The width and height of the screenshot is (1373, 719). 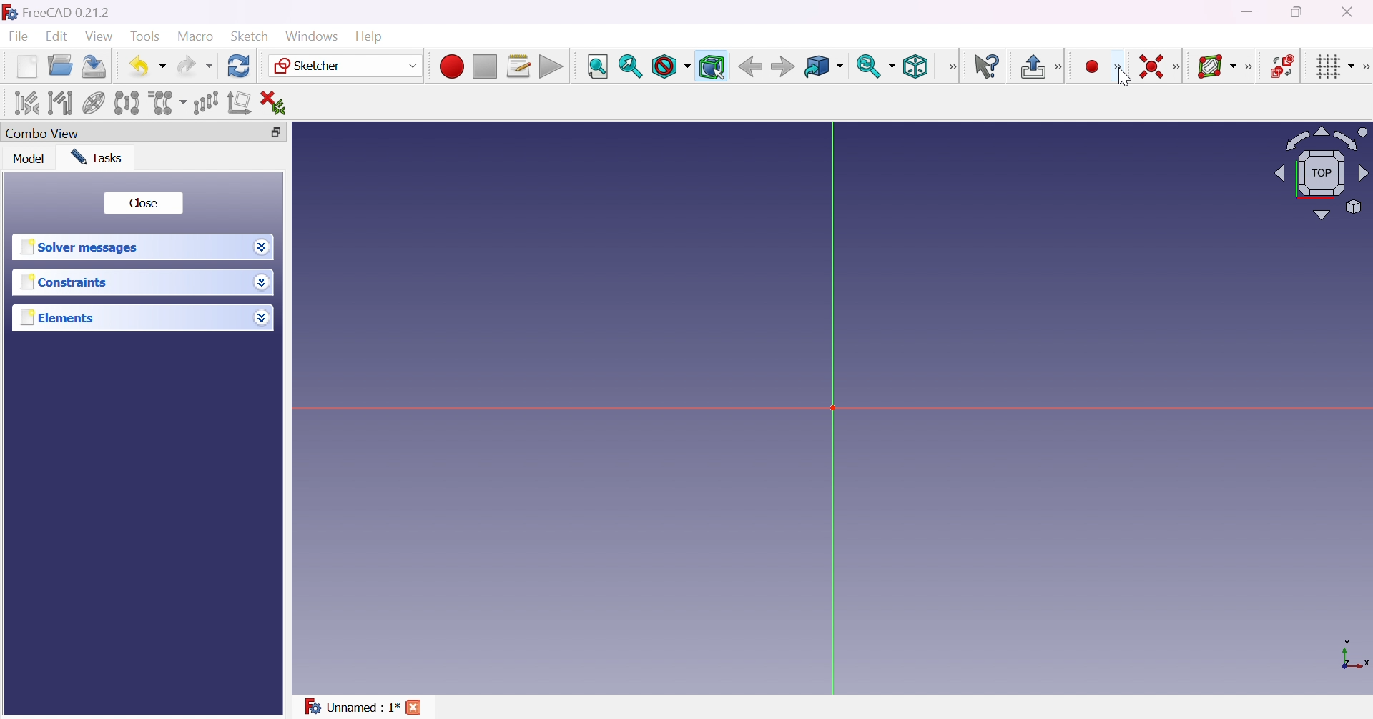 I want to click on Sketcher, so click(x=346, y=66).